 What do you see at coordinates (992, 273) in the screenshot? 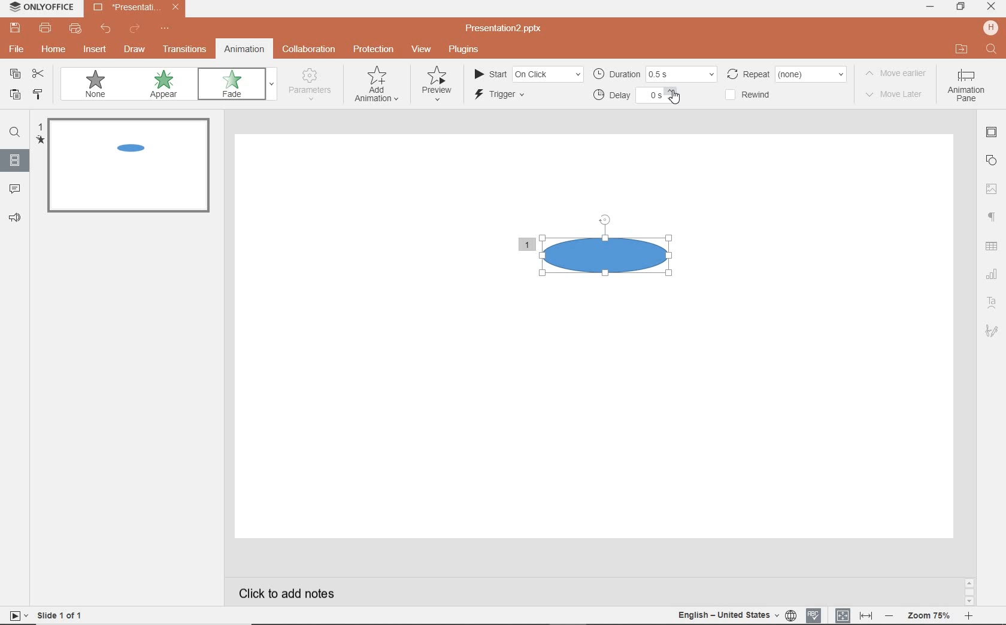
I see `chat settings` at bounding box center [992, 273].